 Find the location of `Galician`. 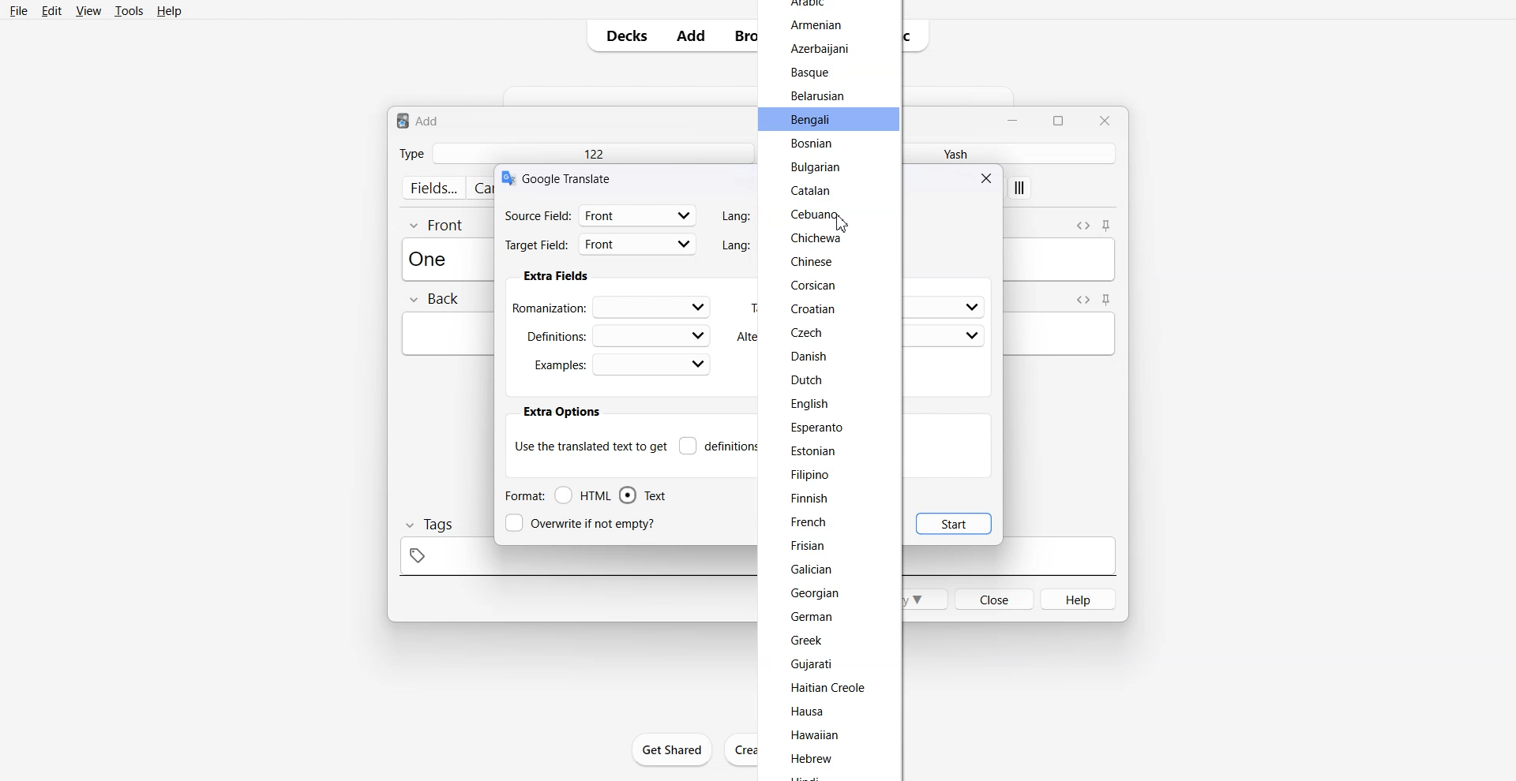

Galician is located at coordinates (814, 570).